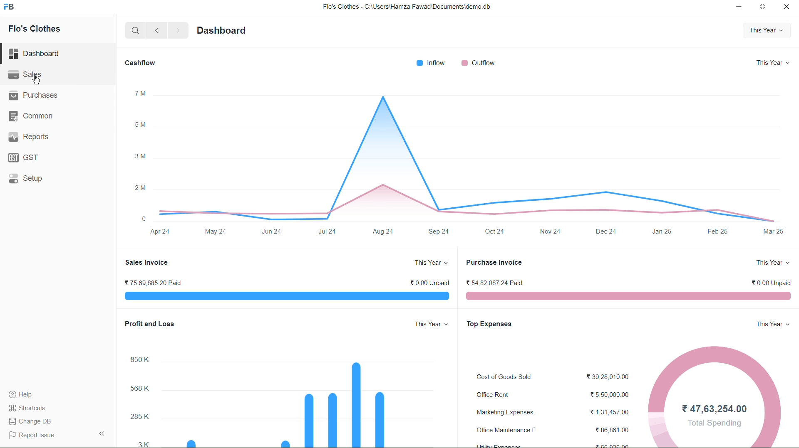 The width and height of the screenshot is (799, 448). Describe the element at coordinates (425, 282) in the screenshot. I see `0.00 Unpaid` at that location.